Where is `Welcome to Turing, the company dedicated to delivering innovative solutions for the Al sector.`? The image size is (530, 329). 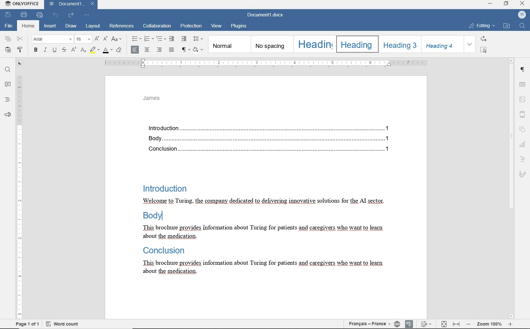 Welcome to Turing, the company dedicated to delivering innovative solutions for the Al sector. is located at coordinates (263, 201).